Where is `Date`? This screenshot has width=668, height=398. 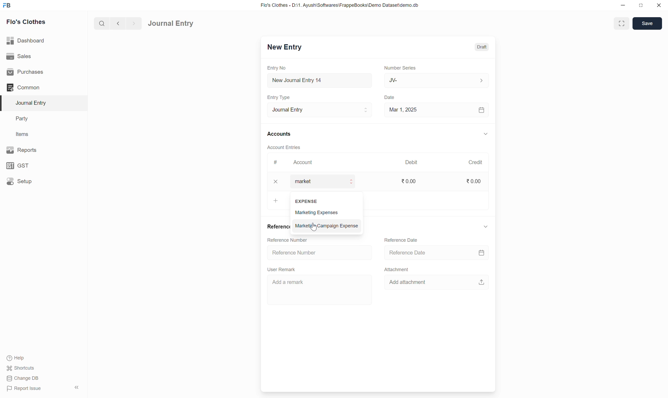
Date is located at coordinates (391, 98).